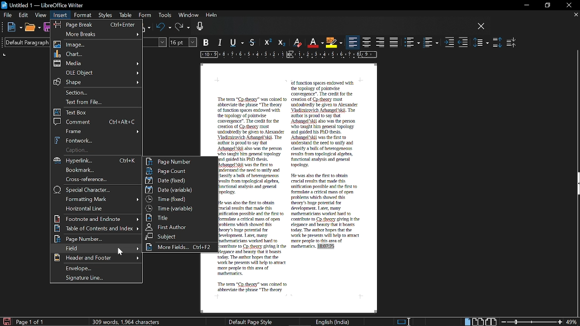 The image size is (580, 326). I want to click on Highlight, so click(333, 42).